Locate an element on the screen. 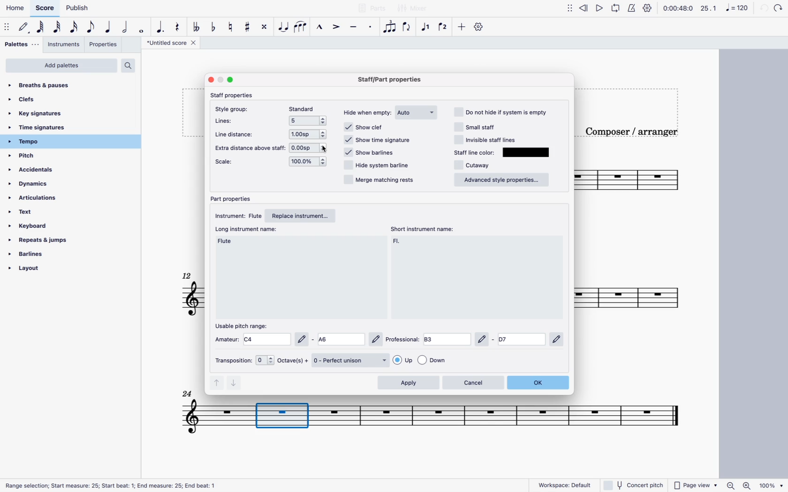  tenuto is located at coordinates (354, 28).